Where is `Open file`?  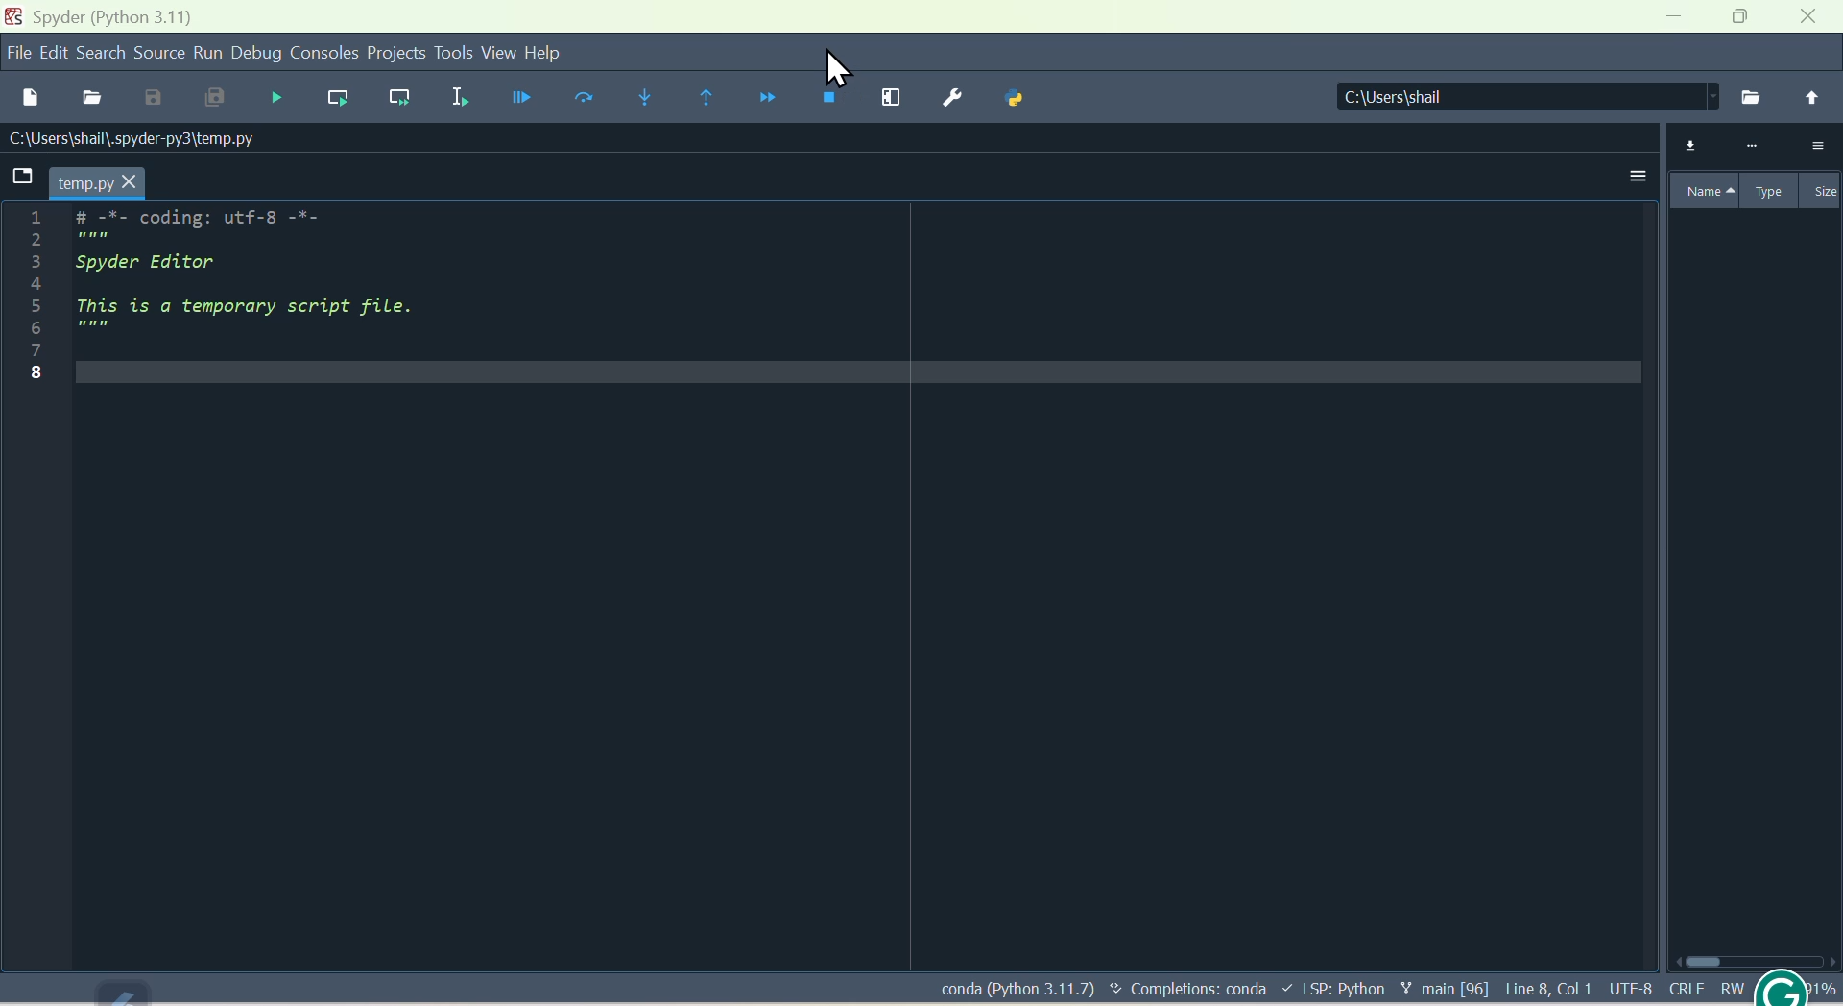 Open file is located at coordinates (92, 97).